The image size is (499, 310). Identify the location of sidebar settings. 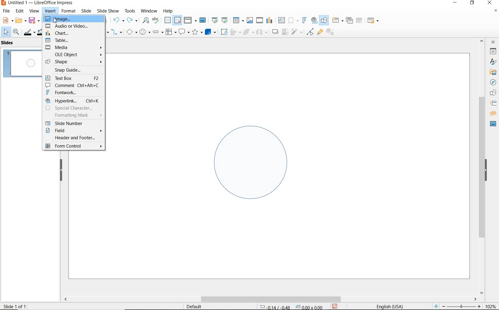
(492, 42).